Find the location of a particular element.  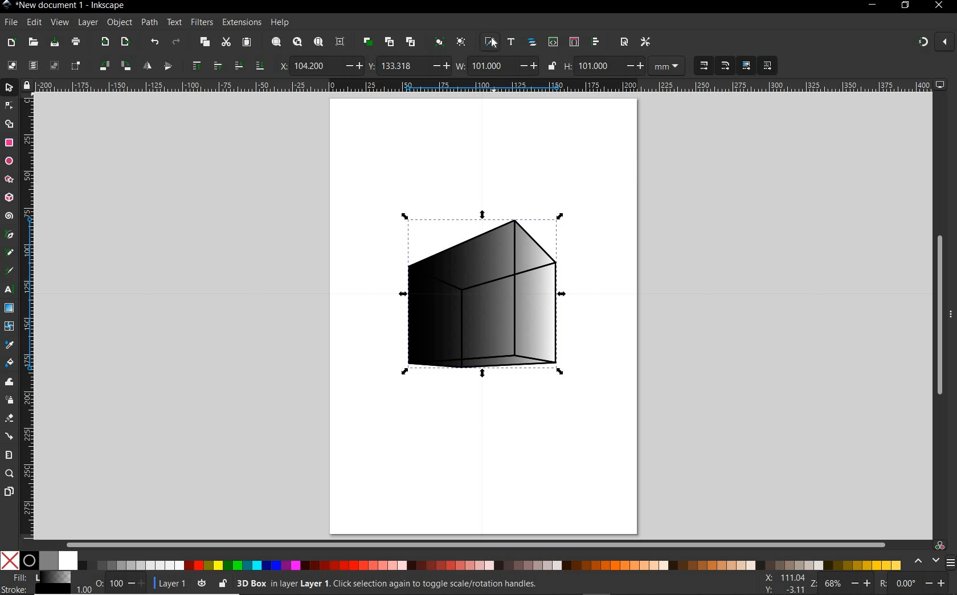

OPEN TEXT is located at coordinates (512, 43).